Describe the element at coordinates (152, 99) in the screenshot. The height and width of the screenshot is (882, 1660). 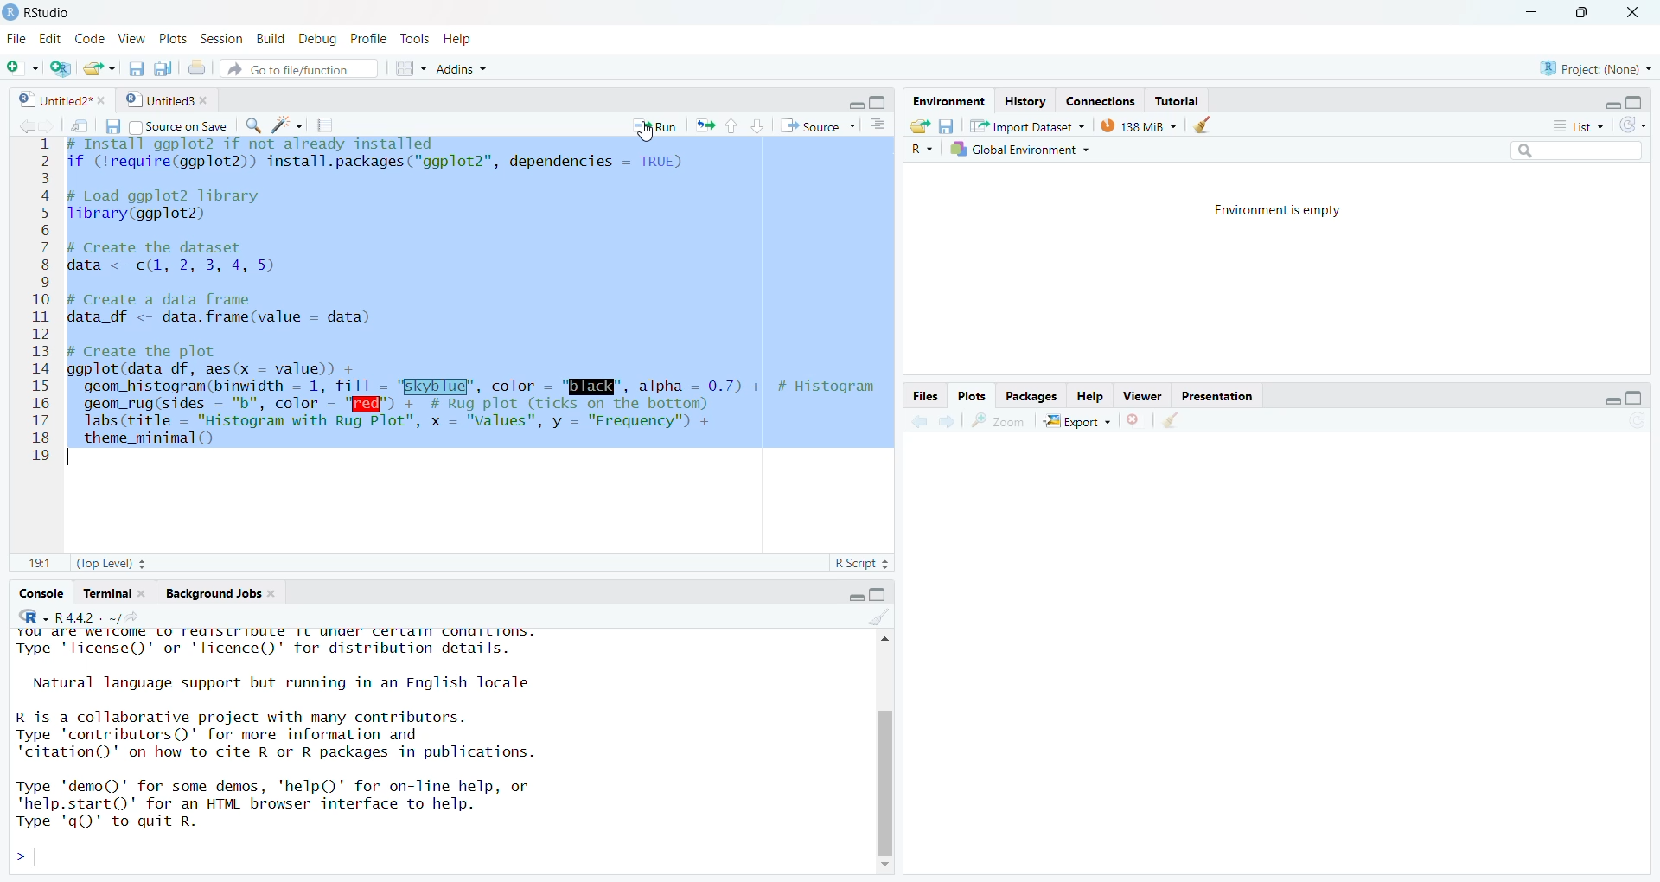
I see `© | Untitled3` at that location.